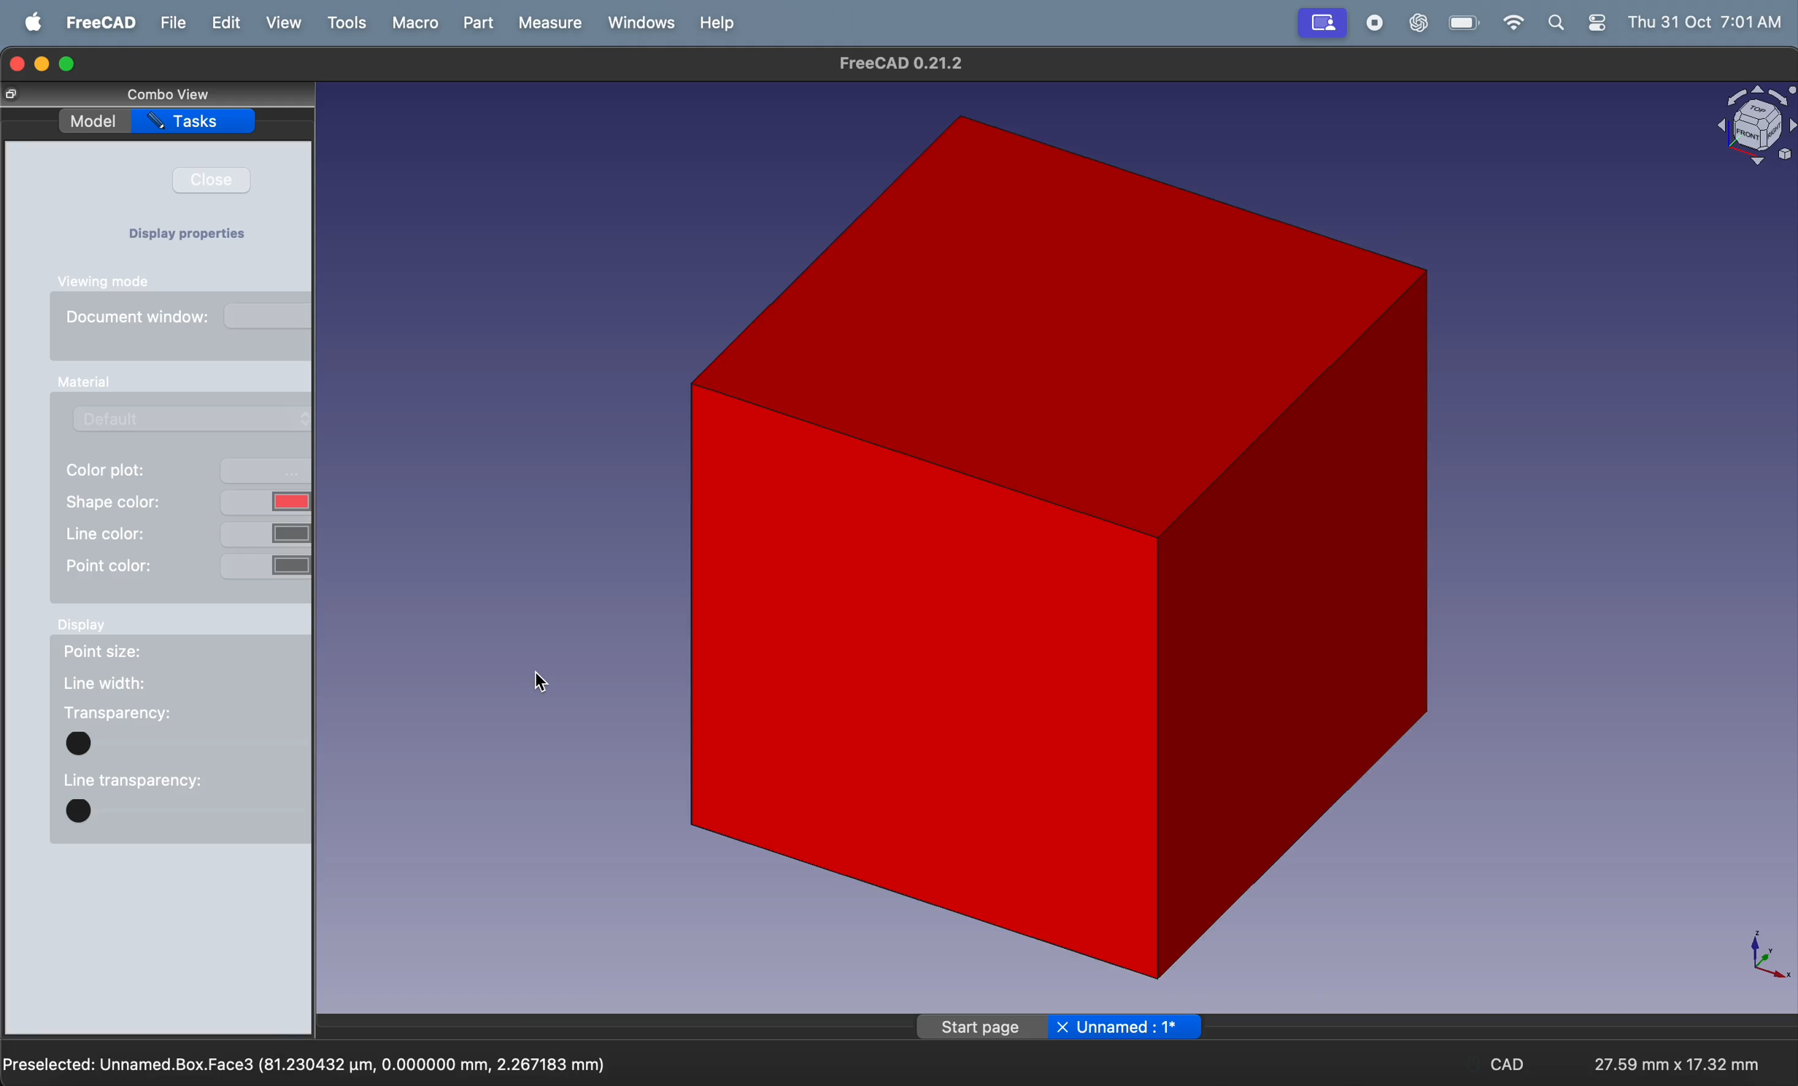 This screenshot has height=1086, width=1798. I want to click on toogle, so click(187, 814).